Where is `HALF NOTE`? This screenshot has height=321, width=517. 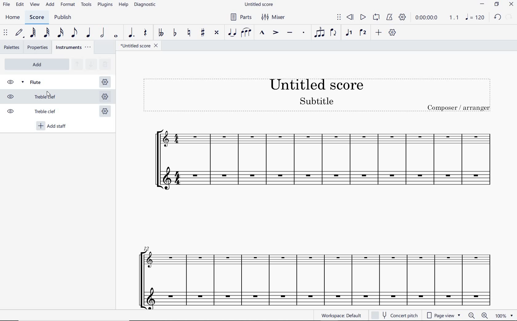
HALF NOTE is located at coordinates (103, 33).